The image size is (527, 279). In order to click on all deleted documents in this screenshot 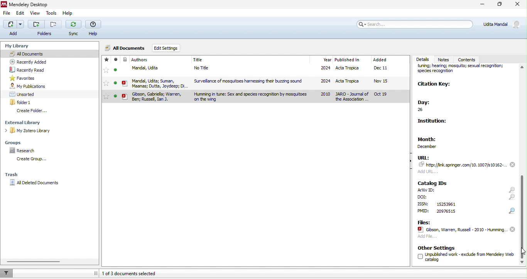, I will do `click(36, 183)`.